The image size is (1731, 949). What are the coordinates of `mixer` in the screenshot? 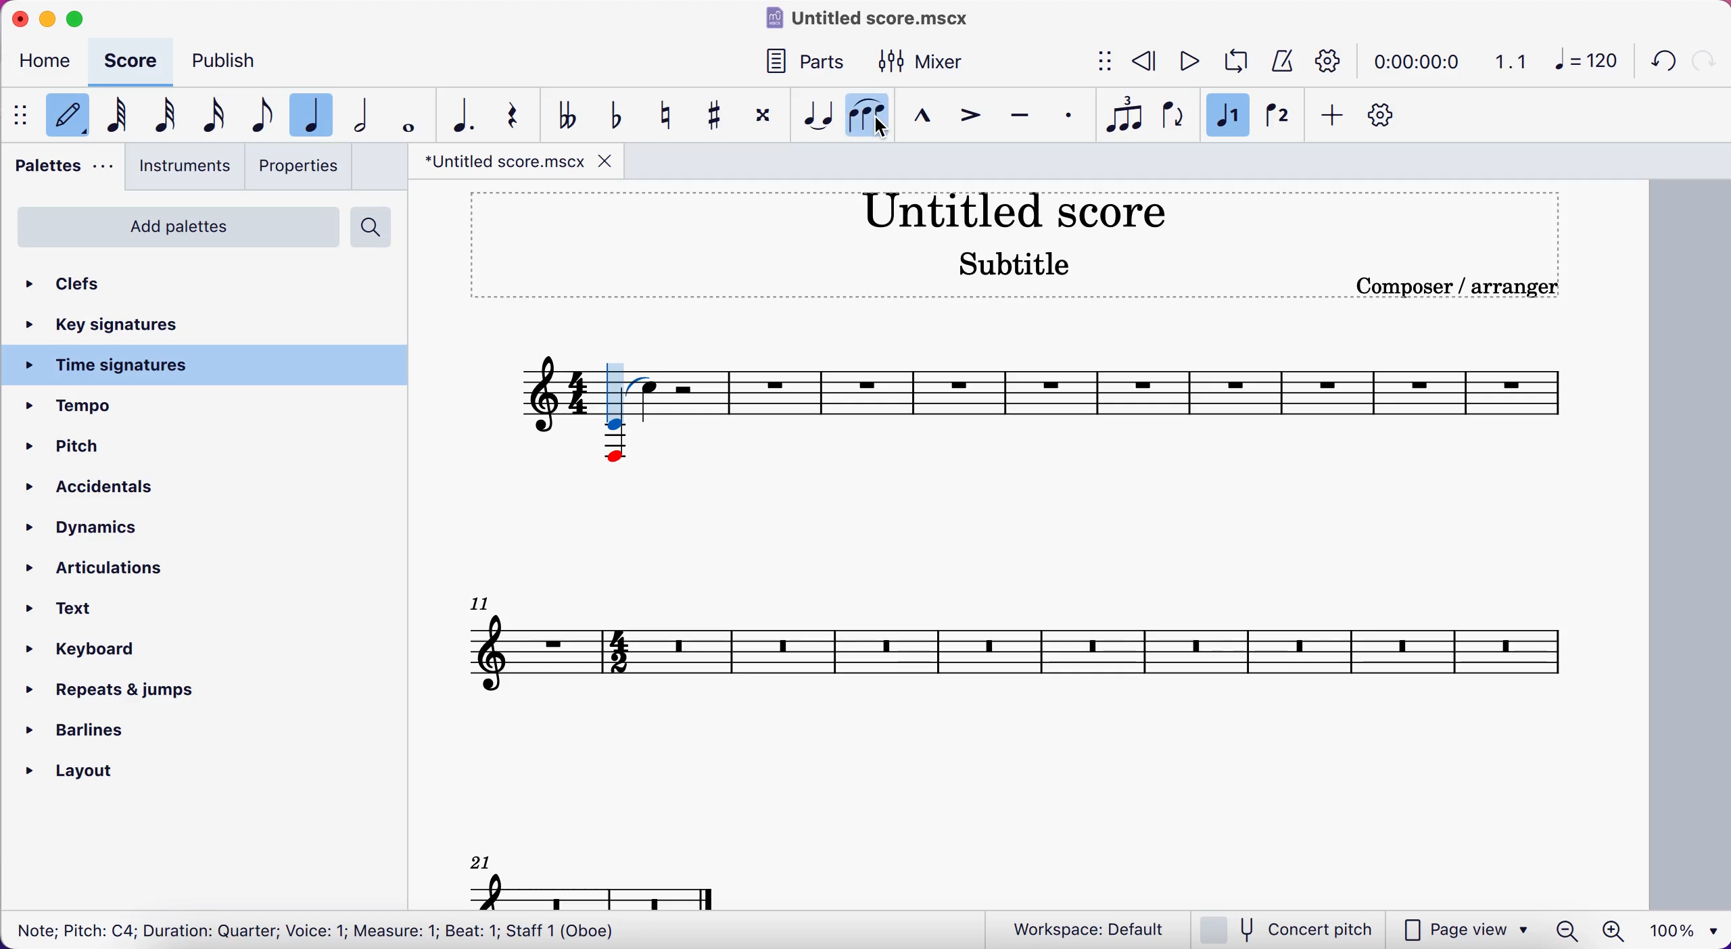 It's located at (927, 62).